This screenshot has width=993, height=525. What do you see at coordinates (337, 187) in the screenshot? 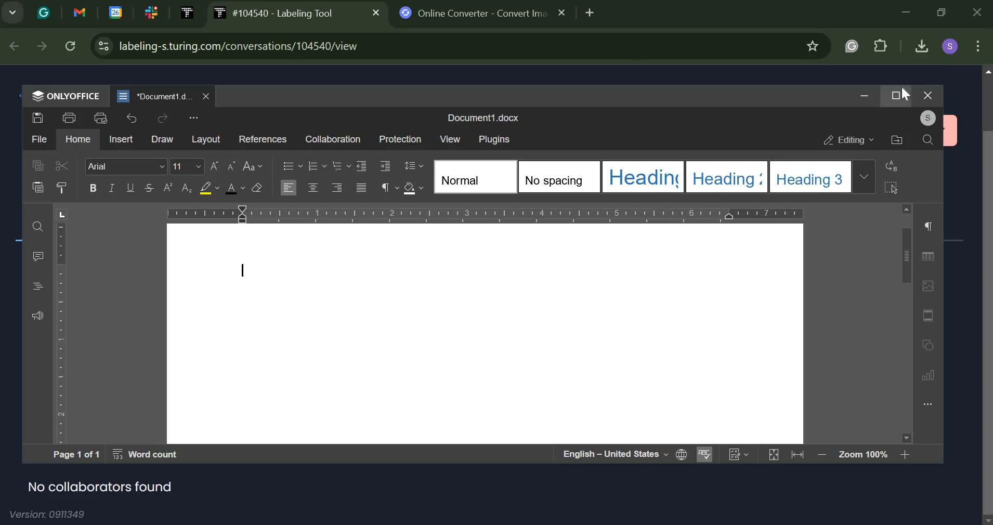
I see `align right` at bounding box center [337, 187].